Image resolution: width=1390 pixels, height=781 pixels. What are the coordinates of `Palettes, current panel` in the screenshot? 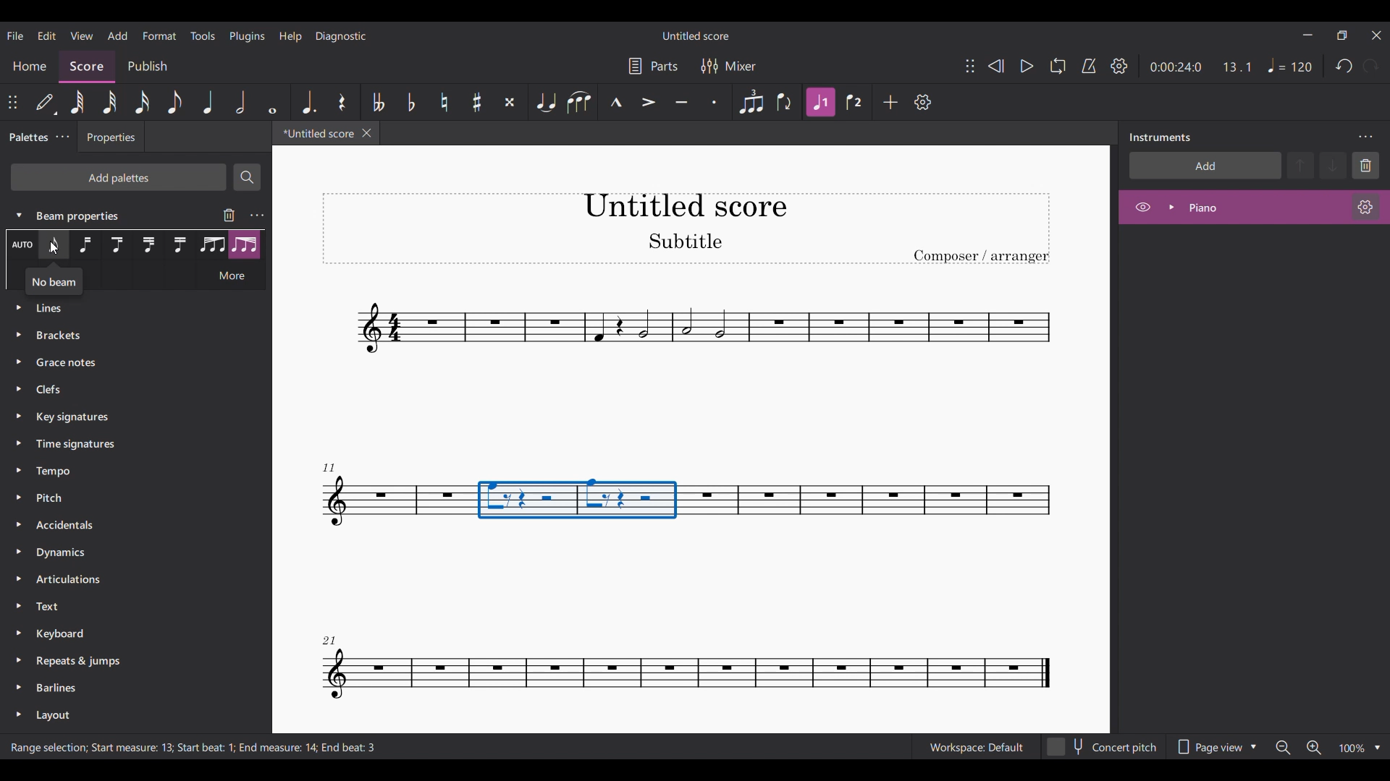 It's located at (25, 139).